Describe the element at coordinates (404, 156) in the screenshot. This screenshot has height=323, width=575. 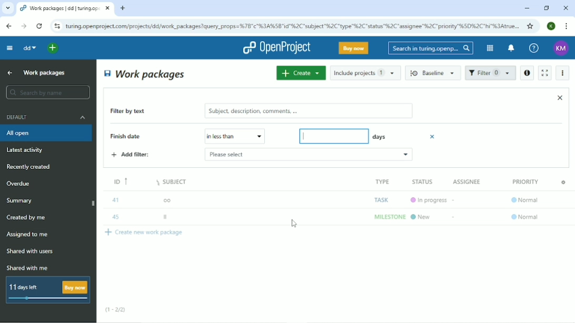
I see `cdrop down menu` at that location.